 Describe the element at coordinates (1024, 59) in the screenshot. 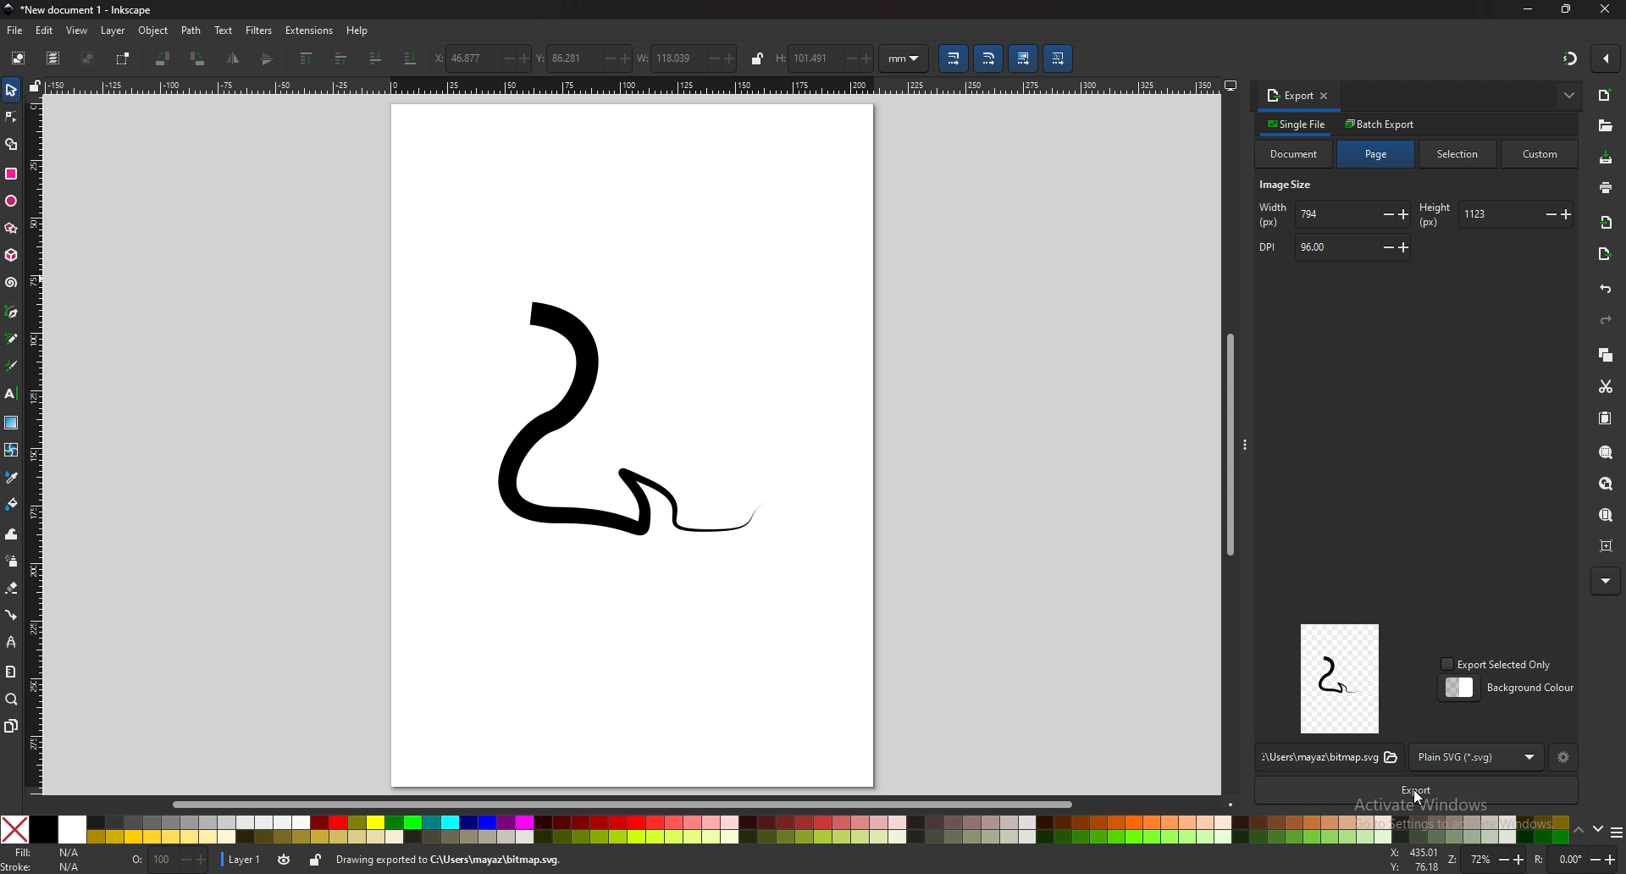

I see `move gradient` at that location.